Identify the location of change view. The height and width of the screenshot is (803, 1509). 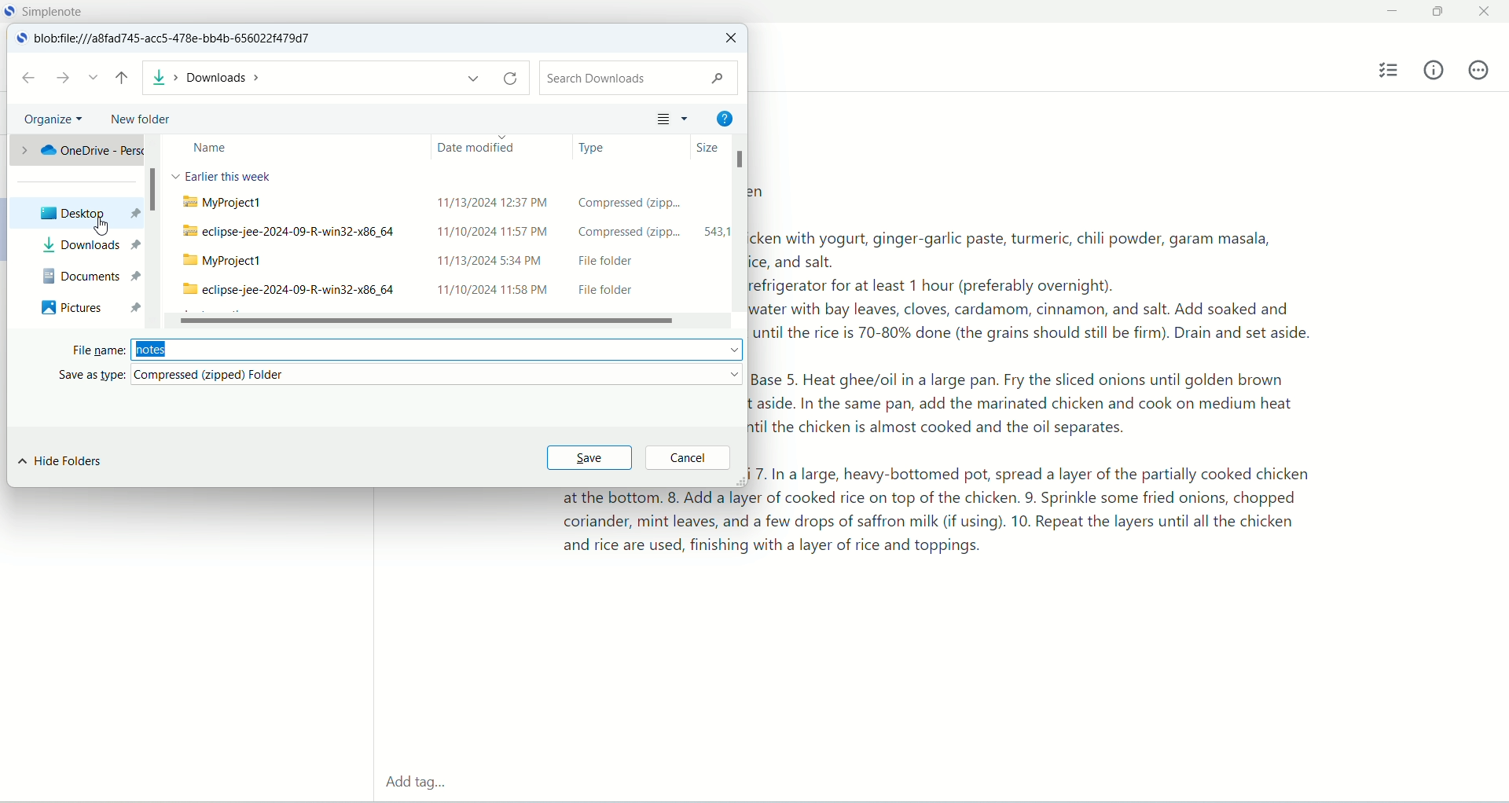
(667, 117).